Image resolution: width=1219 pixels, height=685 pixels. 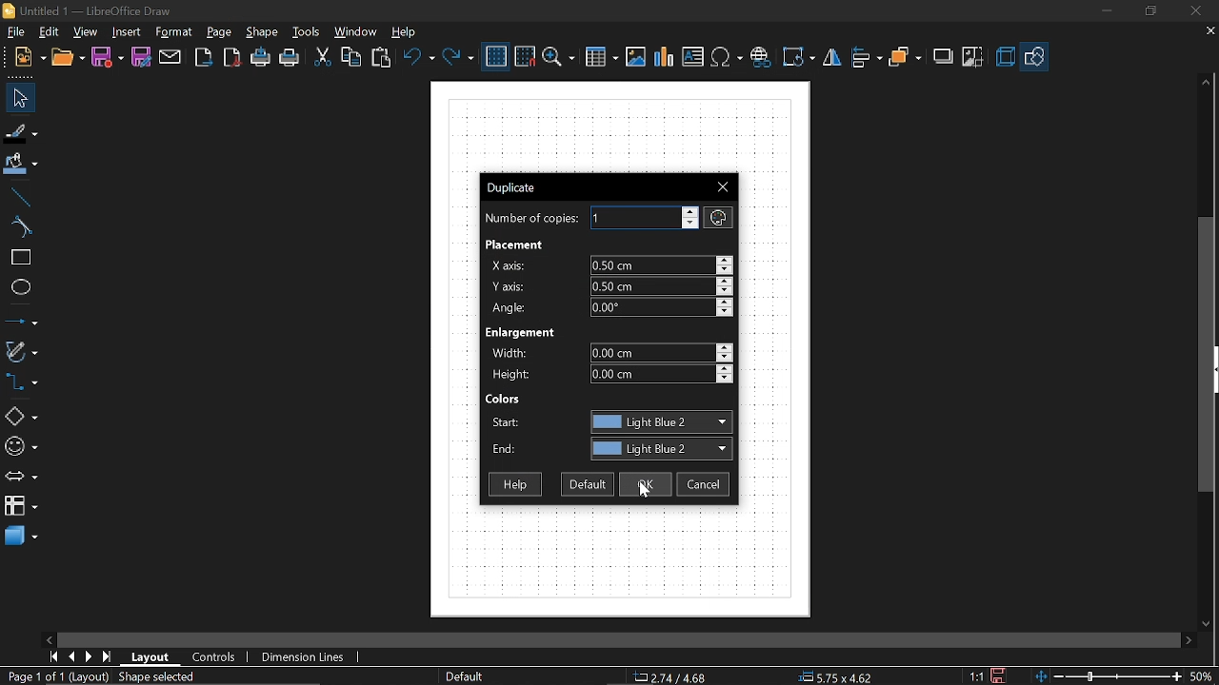 I want to click on Arrange, so click(x=905, y=59).